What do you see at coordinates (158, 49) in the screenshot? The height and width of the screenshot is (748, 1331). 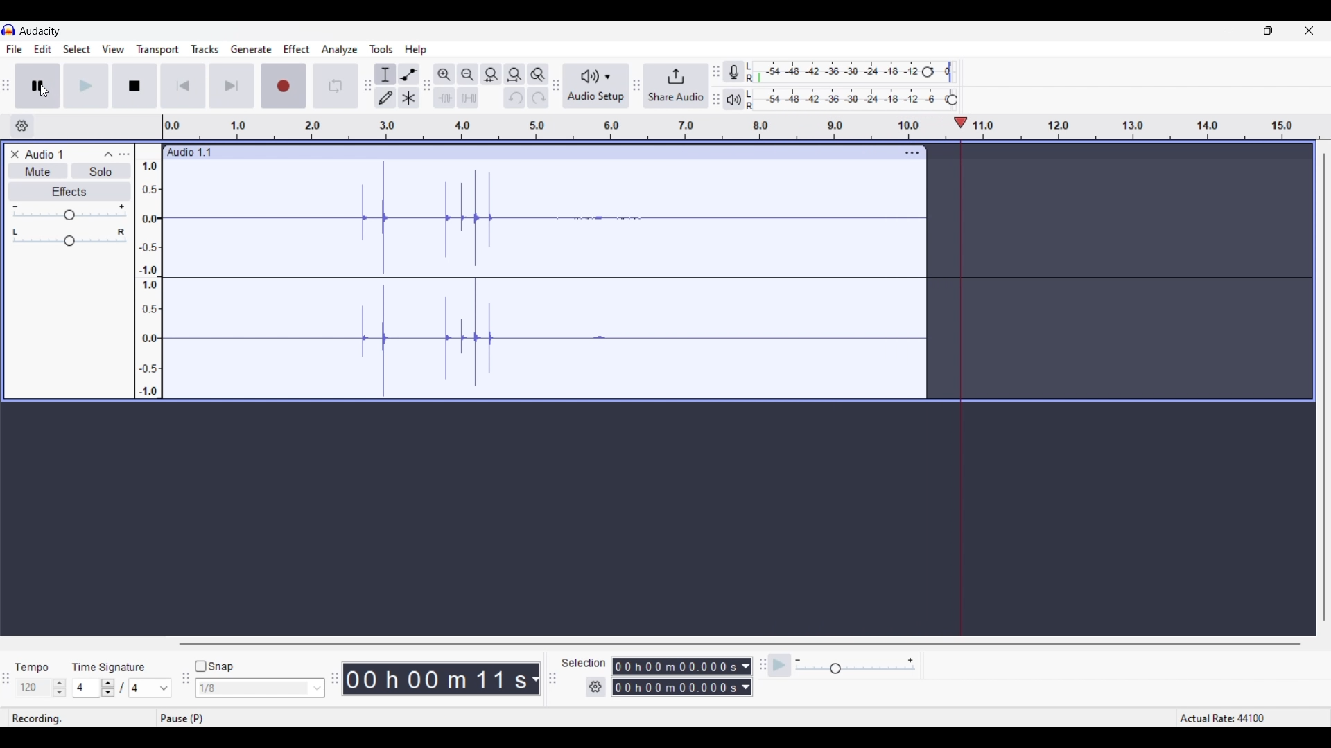 I see `Transport menu` at bounding box center [158, 49].